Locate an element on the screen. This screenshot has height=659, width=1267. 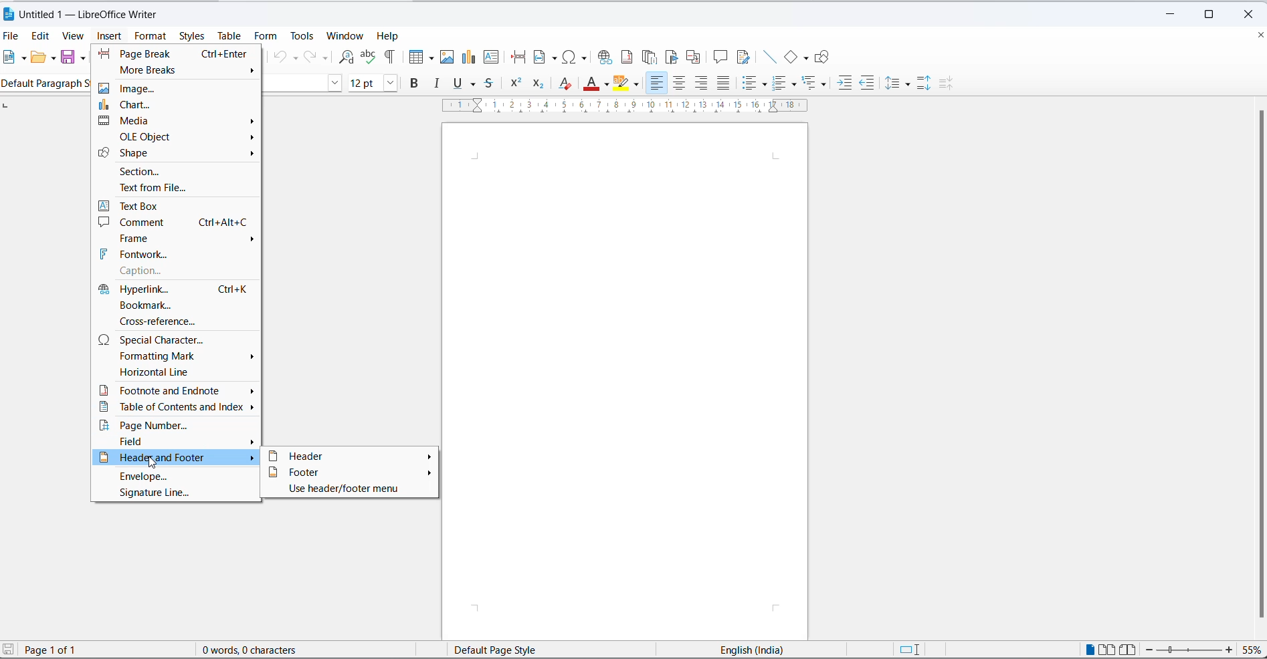
shape is located at coordinates (179, 154).